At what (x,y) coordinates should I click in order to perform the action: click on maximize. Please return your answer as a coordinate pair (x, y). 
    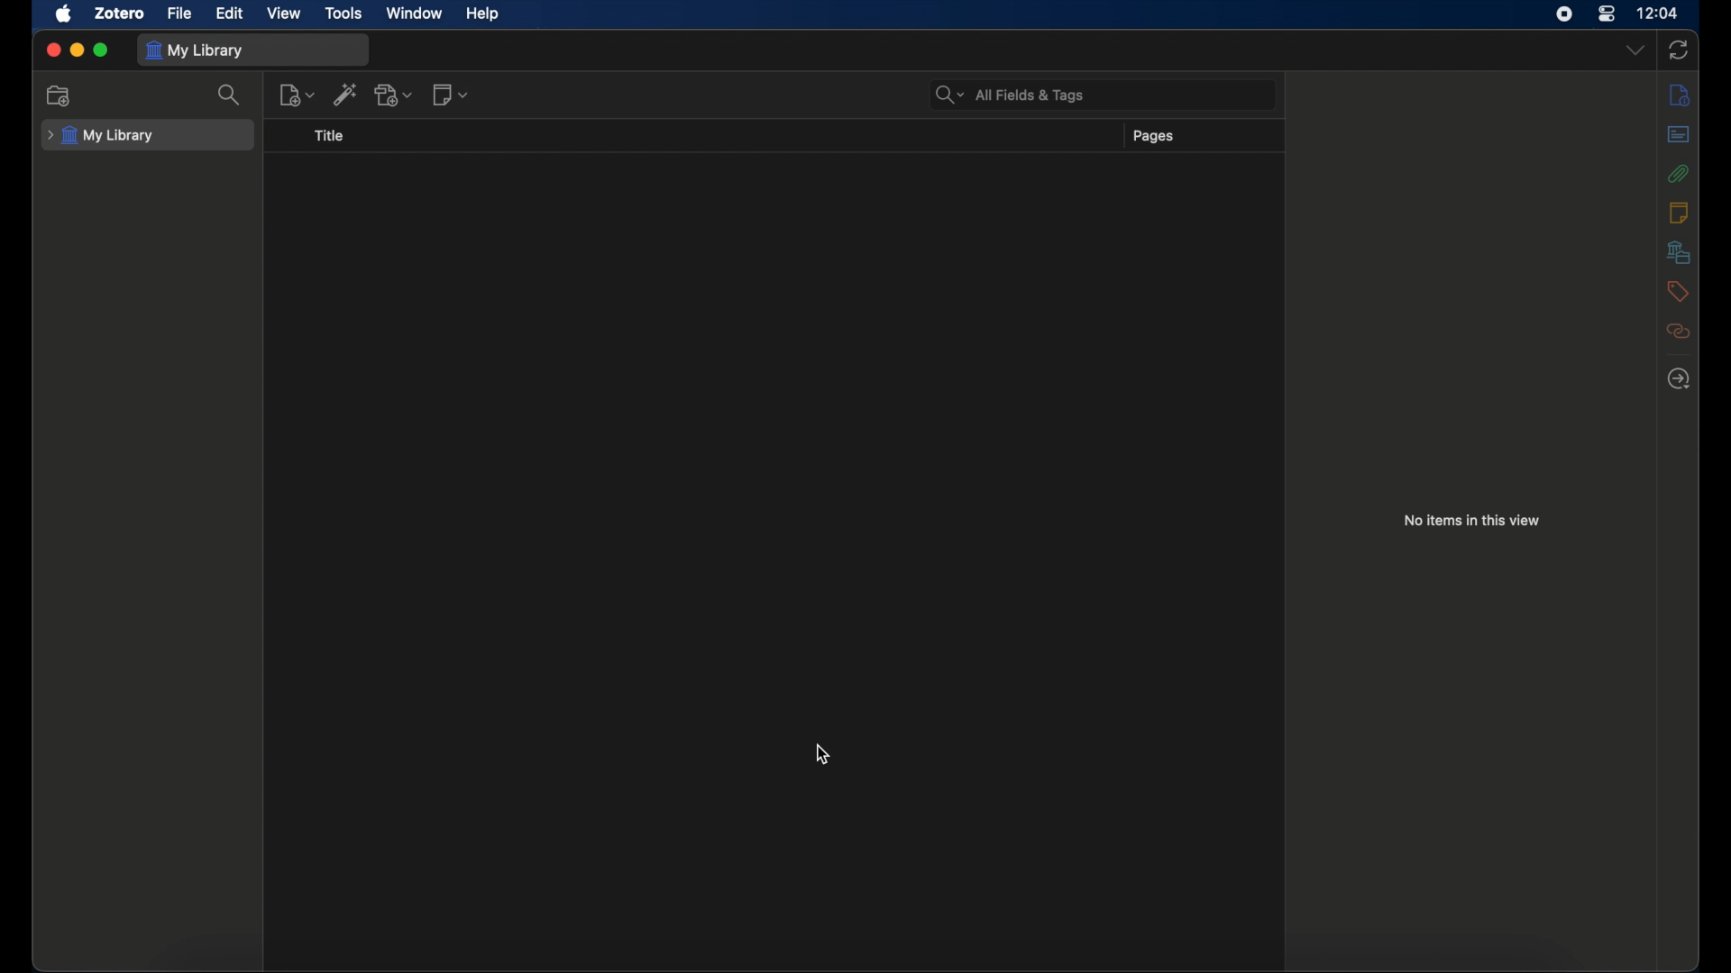
    Looking at the image, I should click on (102, 50).